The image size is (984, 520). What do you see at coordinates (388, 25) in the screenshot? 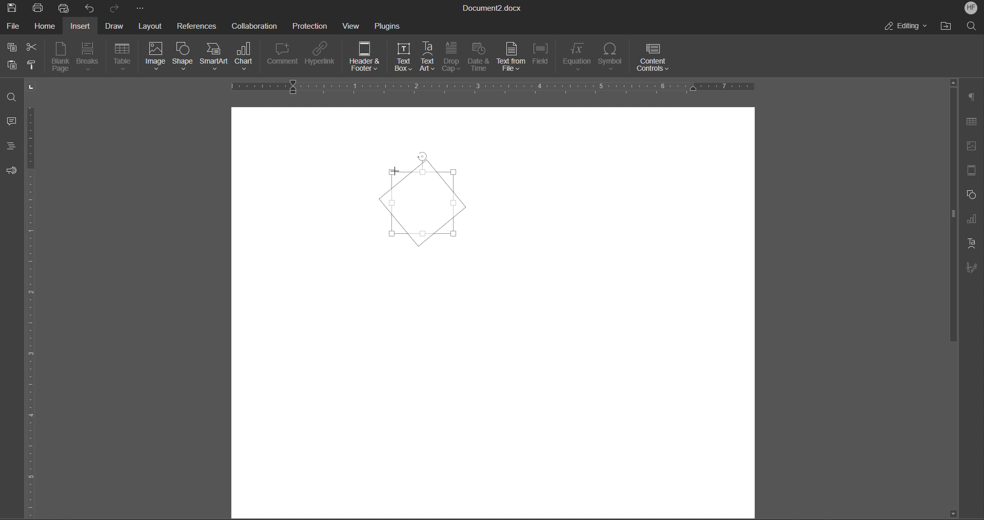
I see `Plugins` at bounding box center [388, 25].